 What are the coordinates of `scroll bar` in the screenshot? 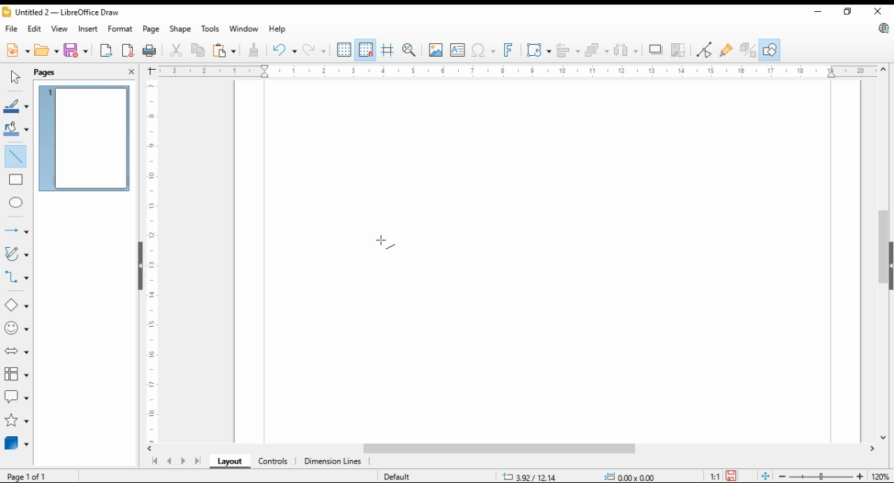 It's located at (883, 253).